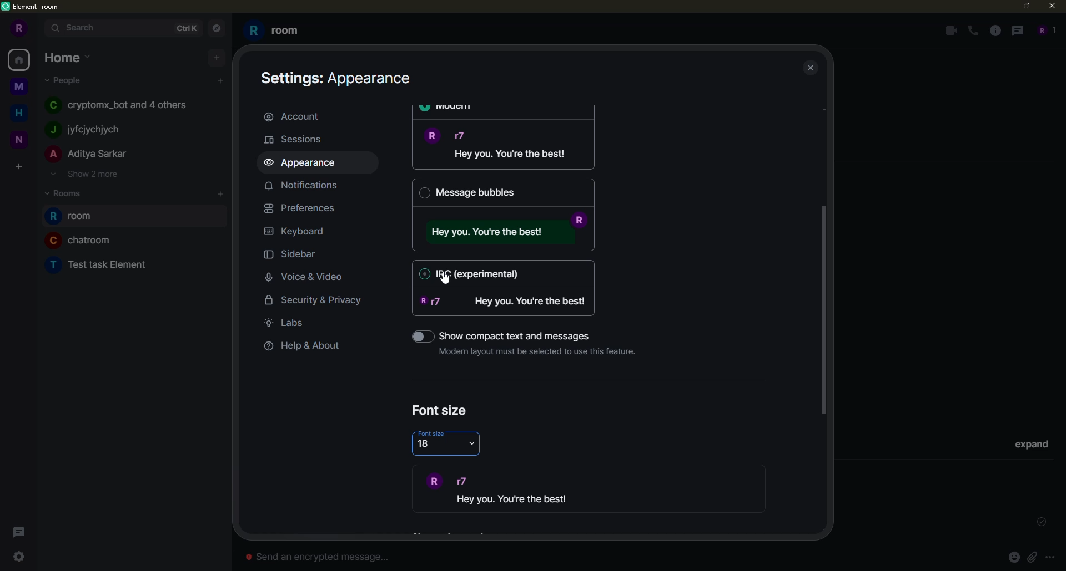 The image size is (1066, 571). Describe the element at coordinates (17, 28) in the screenshot. I see `profile` at that location.